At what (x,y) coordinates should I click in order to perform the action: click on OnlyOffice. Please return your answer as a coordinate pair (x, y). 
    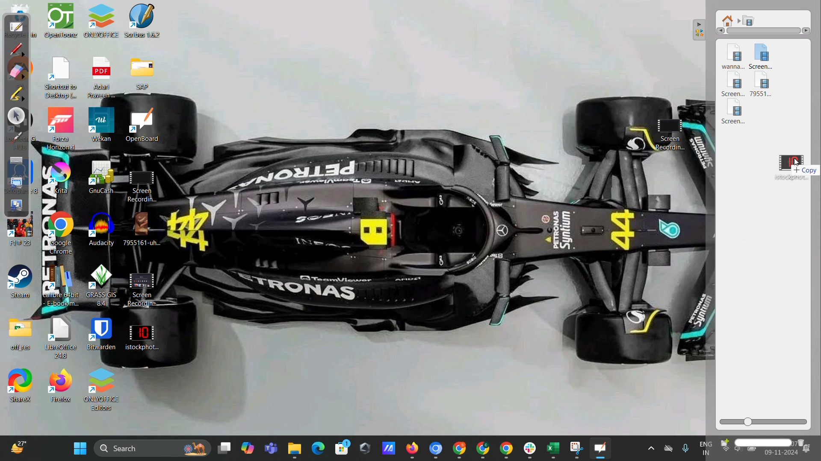
    Looking at the image, I should click on (103, 23).